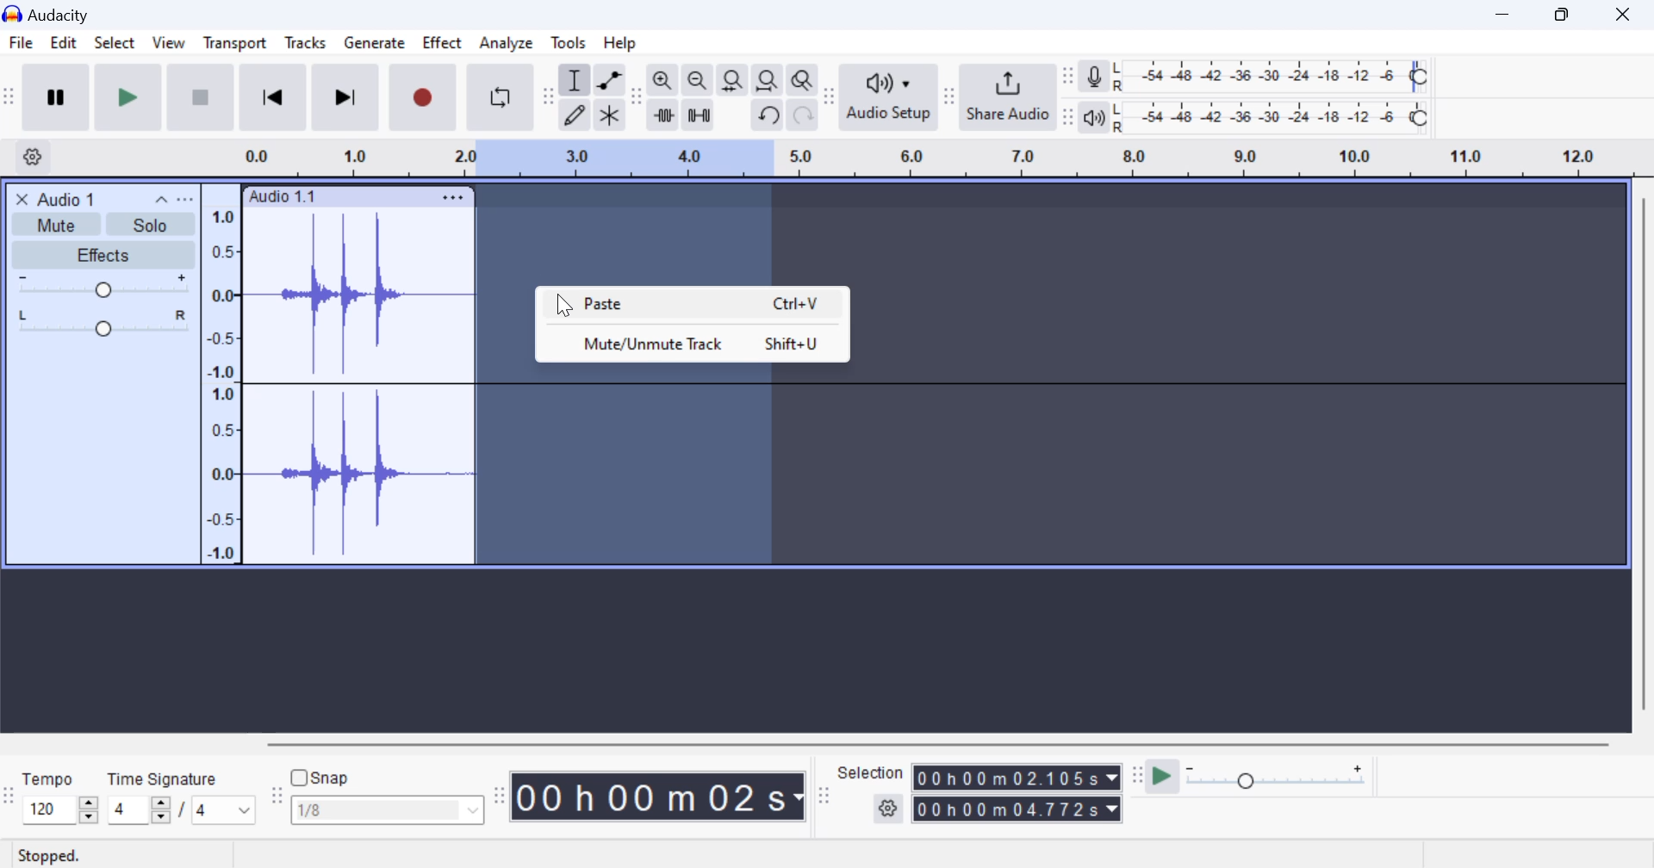  I want to click on trim audio outside select, so click(664, 115).